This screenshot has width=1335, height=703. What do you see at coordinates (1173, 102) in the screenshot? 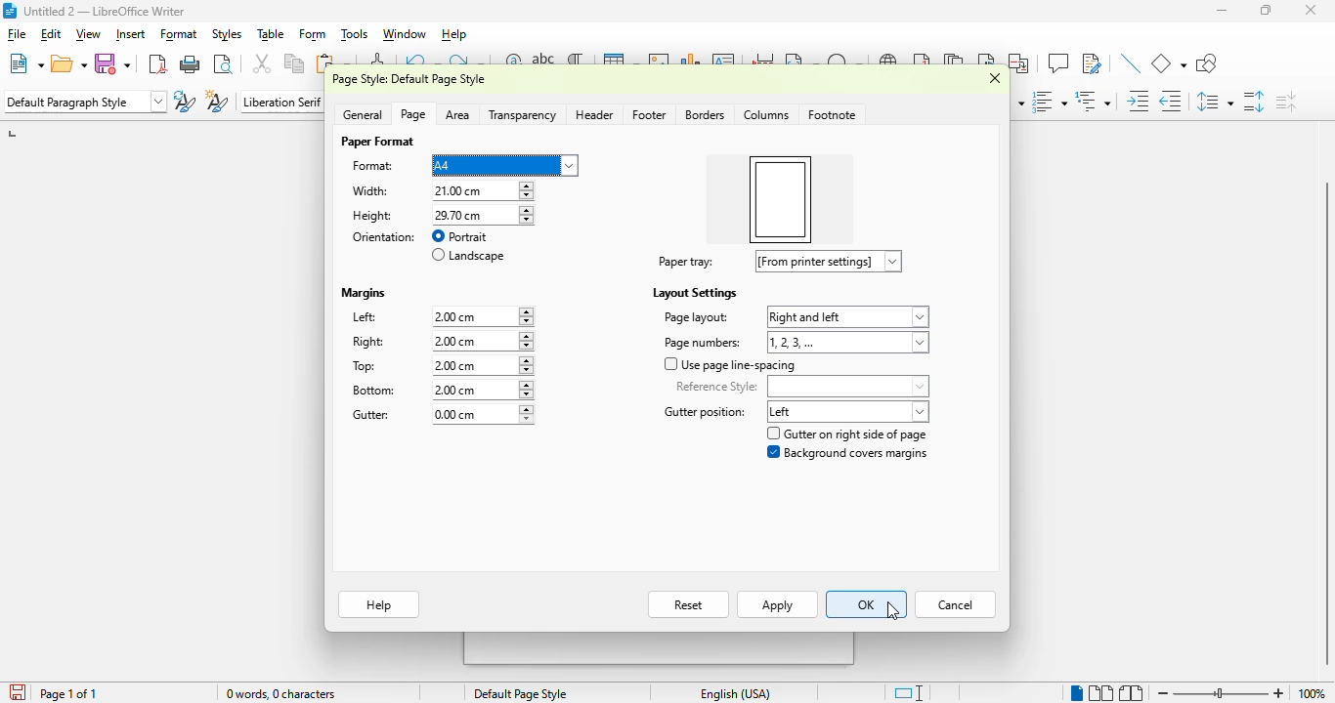
I see `decrease indent` at bounding box center [1173, 102].